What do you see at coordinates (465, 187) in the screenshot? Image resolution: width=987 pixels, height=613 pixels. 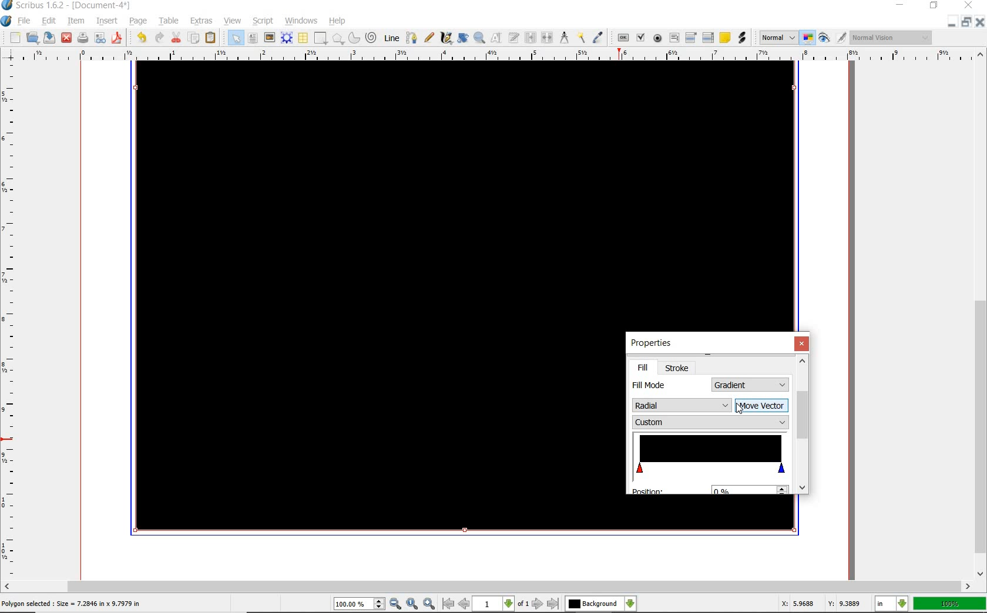 I see `radial gradient added to background` at bounding box center [465, 187].